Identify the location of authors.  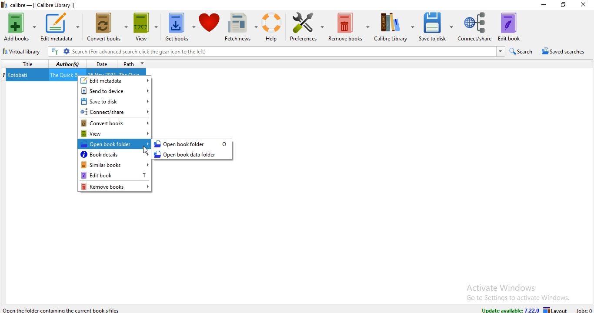
(67, 64).